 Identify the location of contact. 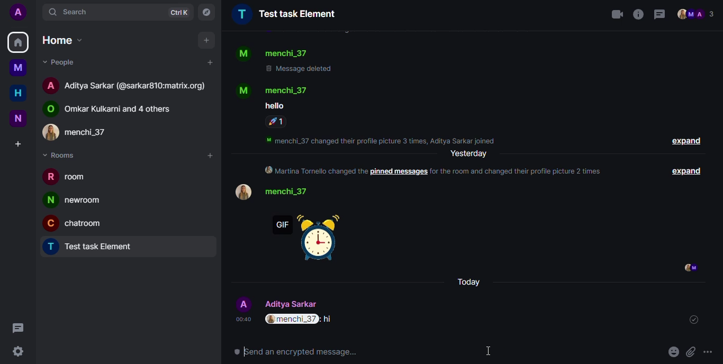
(300, 195).